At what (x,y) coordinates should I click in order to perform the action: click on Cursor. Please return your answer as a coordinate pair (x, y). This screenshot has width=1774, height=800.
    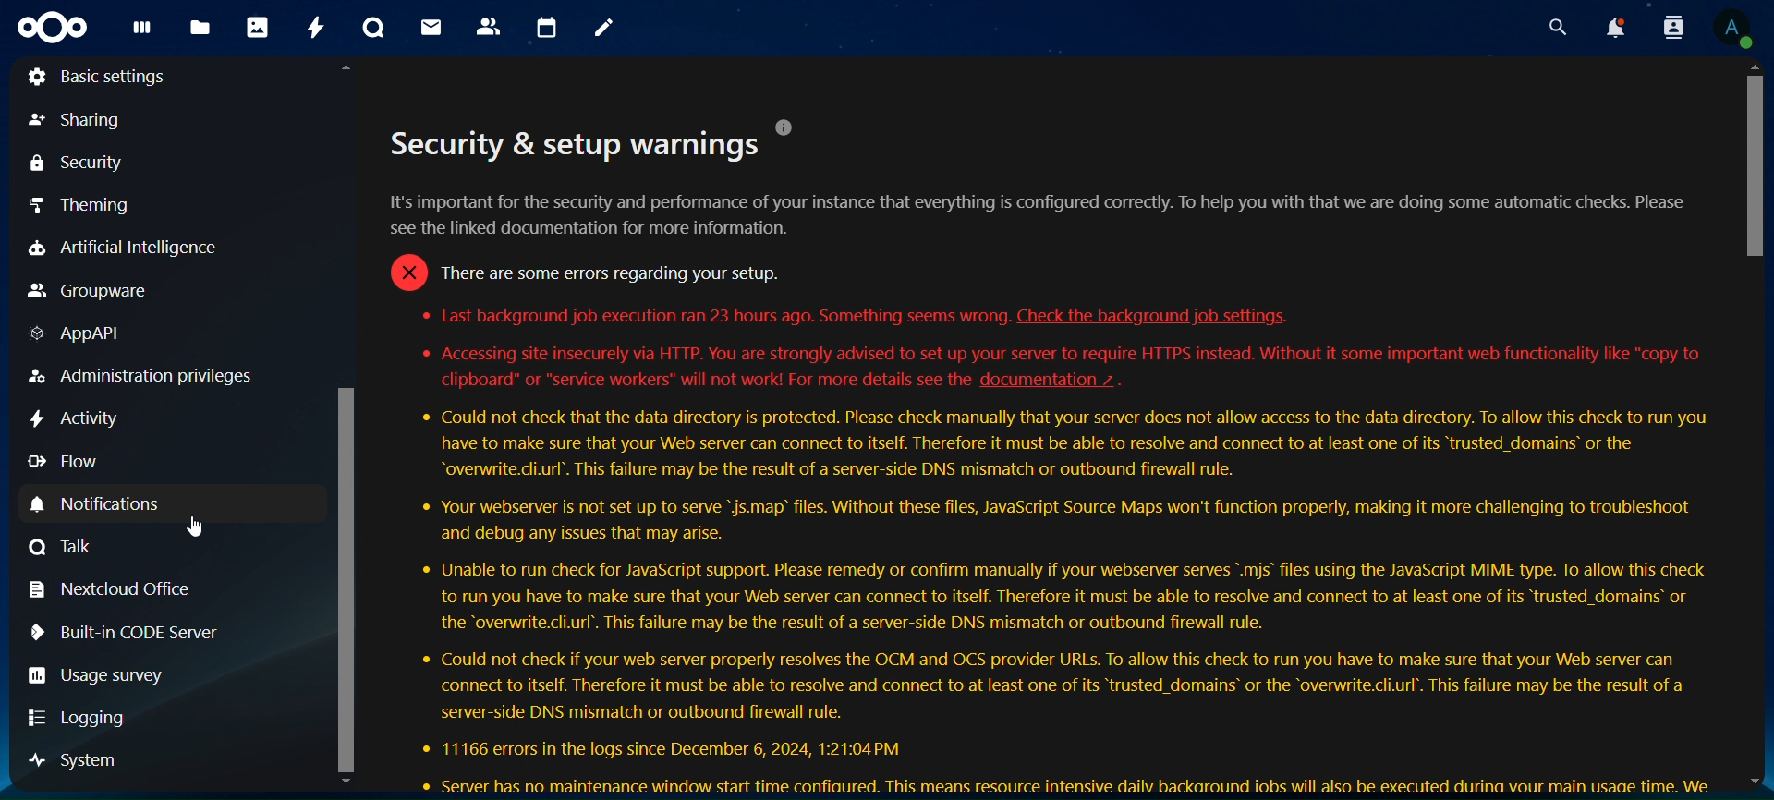
    Looking at the image, I should click on (194, 526).